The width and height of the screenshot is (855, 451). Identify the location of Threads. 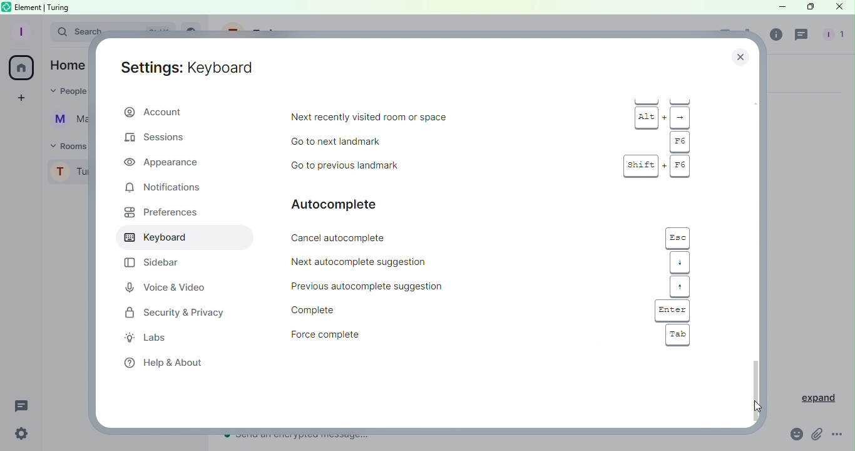
(24, 407).